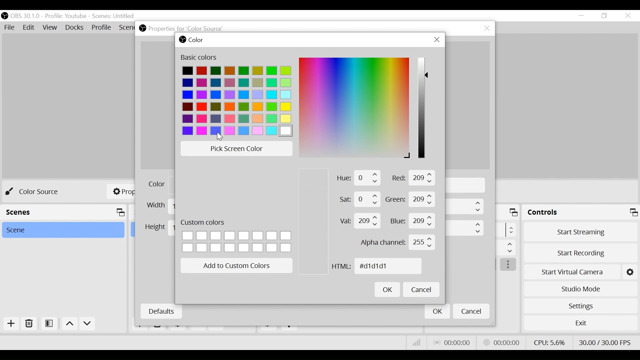 The image size is (640, 360). Describe the element at coordinates (581, 213) in the screenshot. I see `Controls` at that location.